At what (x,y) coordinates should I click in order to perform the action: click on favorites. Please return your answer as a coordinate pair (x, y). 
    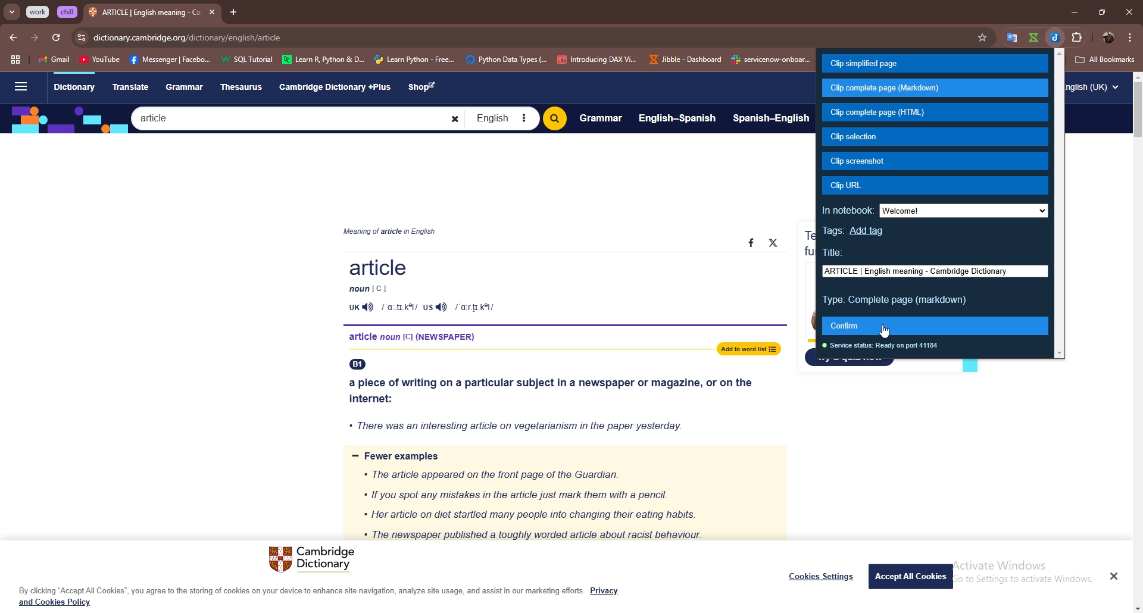
    Looking at the image, I should click on (1008, 37).